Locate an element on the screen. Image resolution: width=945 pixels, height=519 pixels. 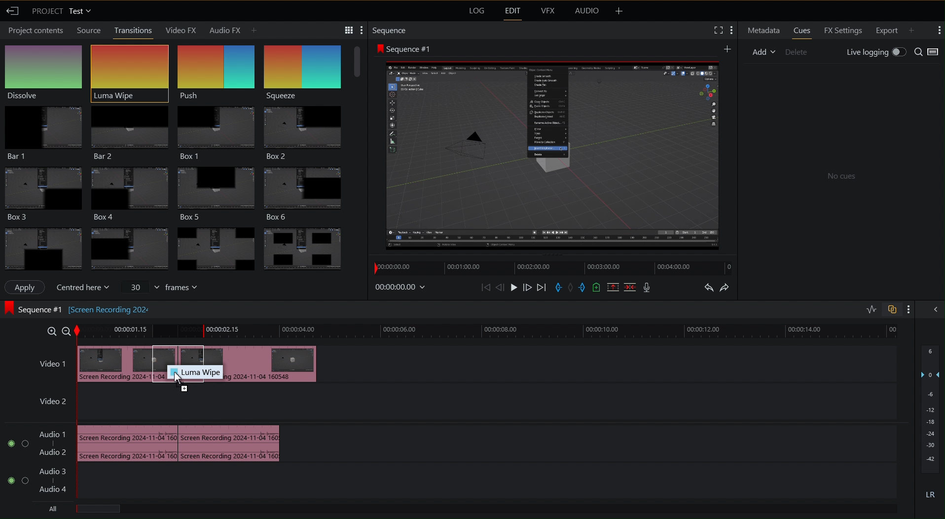
Export is located at coordinates (887, 31).